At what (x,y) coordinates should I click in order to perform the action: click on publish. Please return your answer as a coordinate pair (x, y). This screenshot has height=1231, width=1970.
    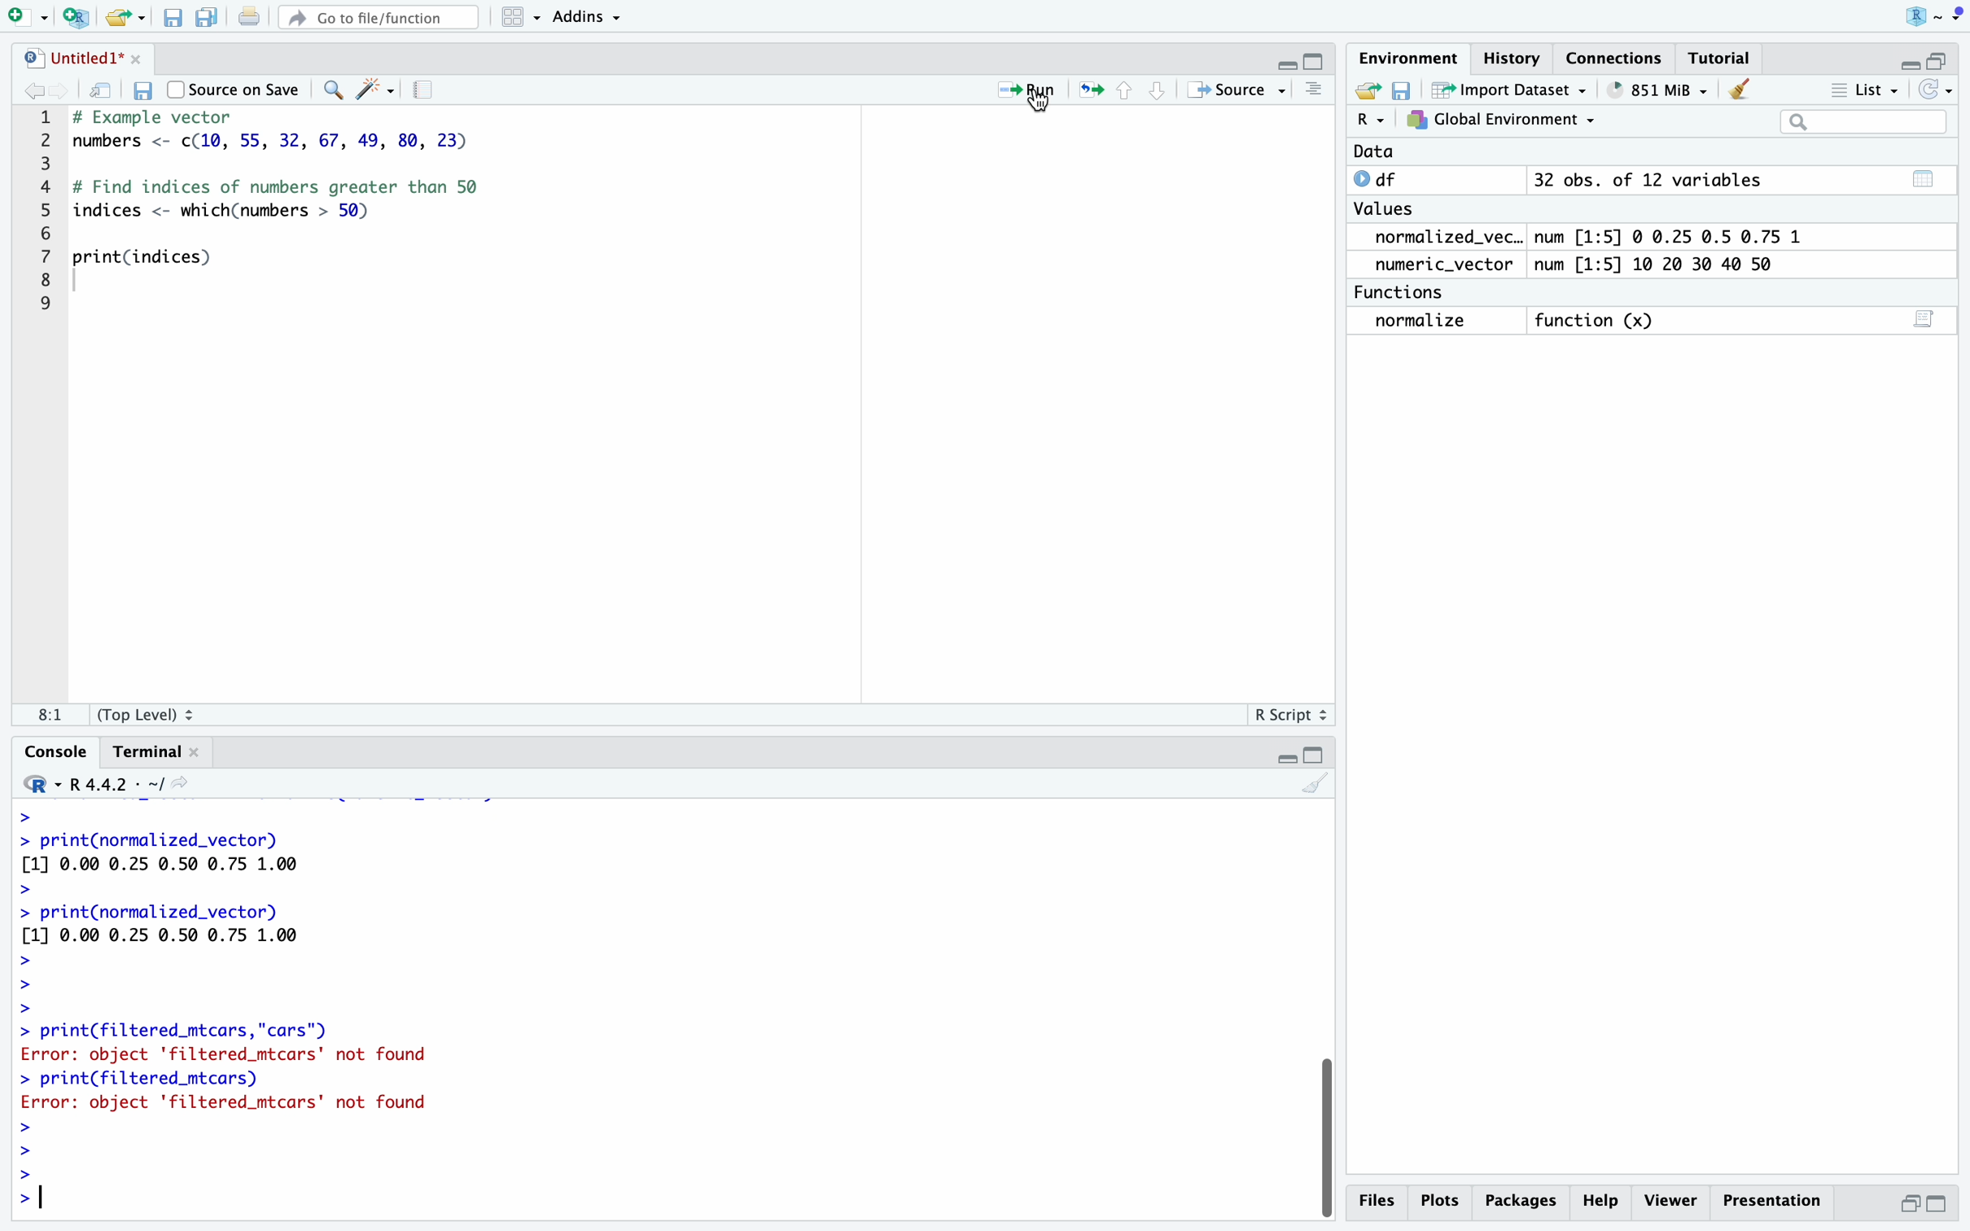
    Looking at the image, I should click on (1092, 90).